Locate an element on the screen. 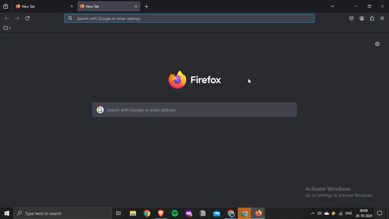 This screenshot has height=219, width=389. dropdown is located at coordinates (311, 214).